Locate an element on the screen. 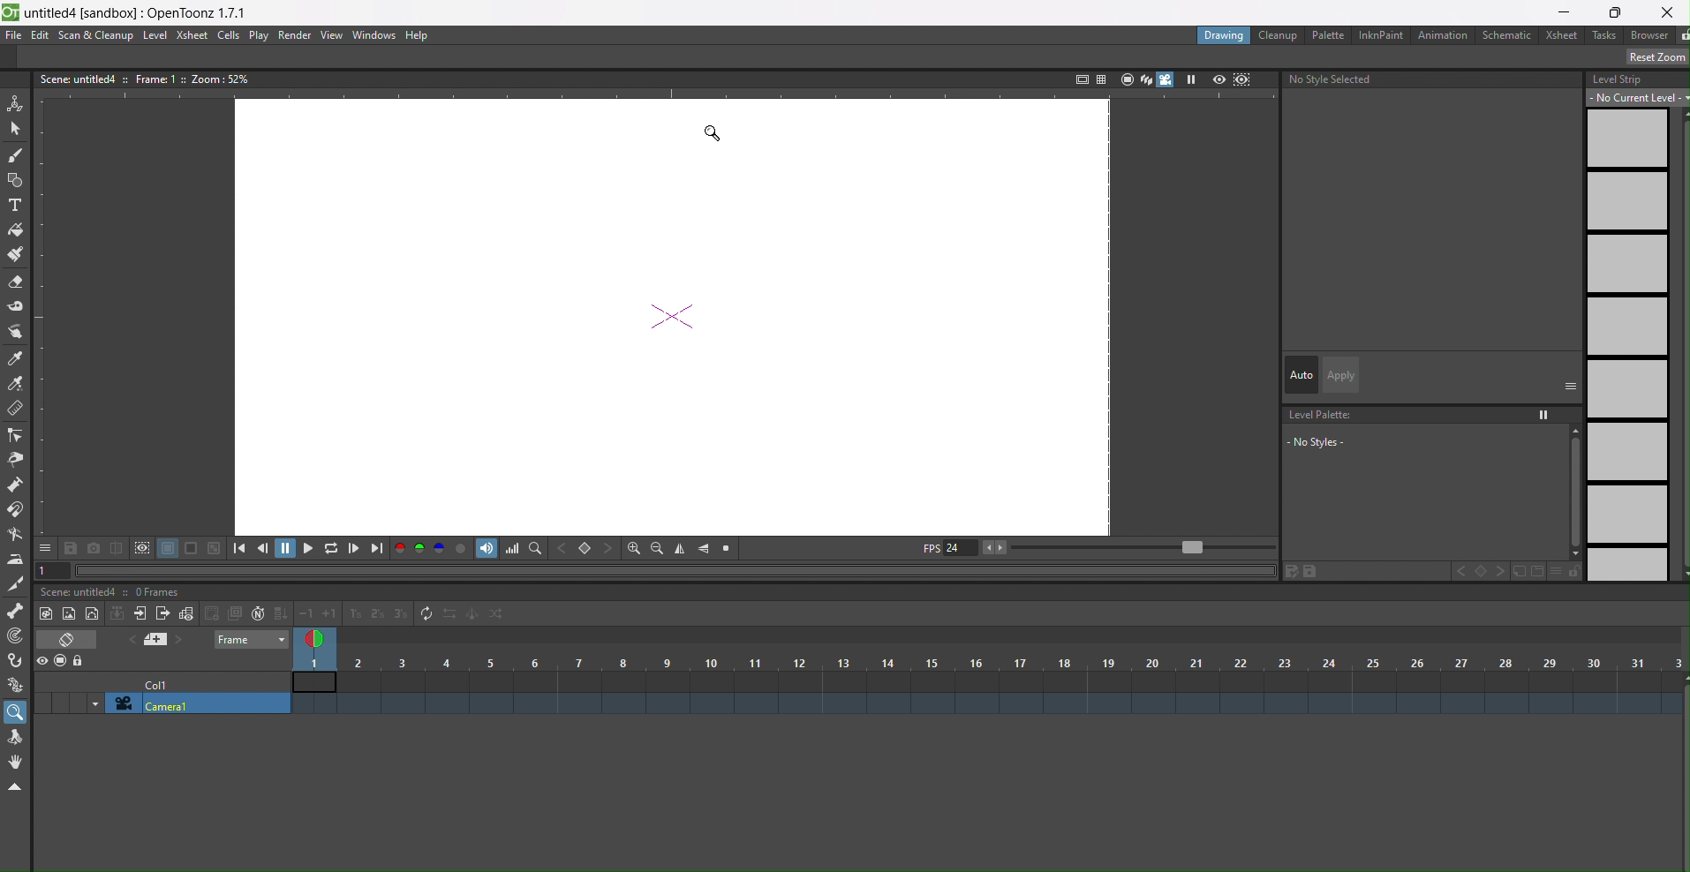 Image resolution: width=1690 pixels, height=872 pixels. iron tool is located at coordinates (16, 559).